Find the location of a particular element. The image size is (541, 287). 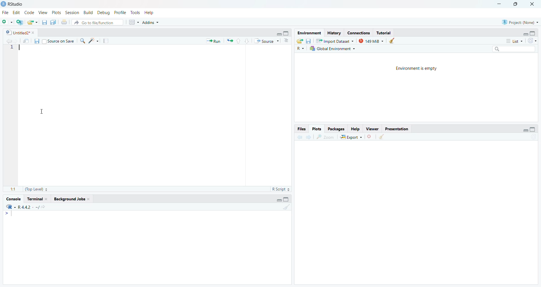

Open an existing file (Ctrl + O) is located at coordinates (32, 23).